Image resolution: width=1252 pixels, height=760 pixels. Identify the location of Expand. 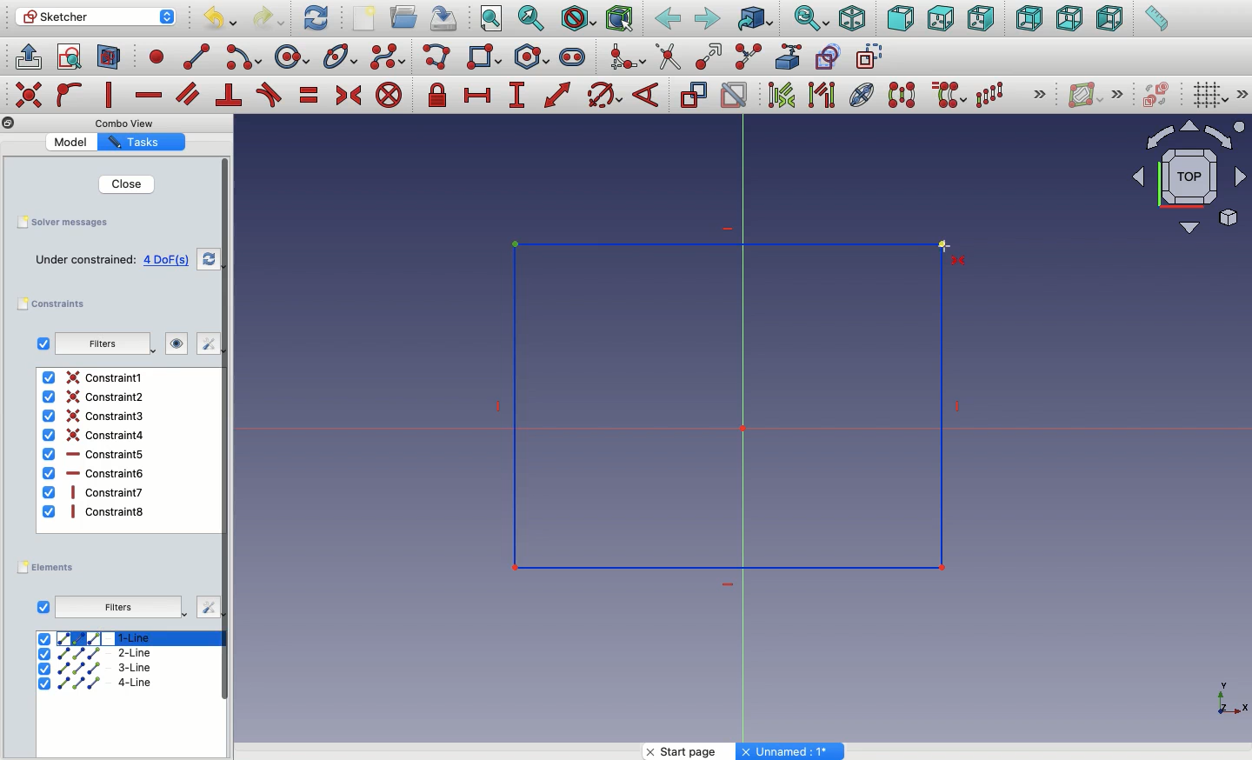
(1118, 94).